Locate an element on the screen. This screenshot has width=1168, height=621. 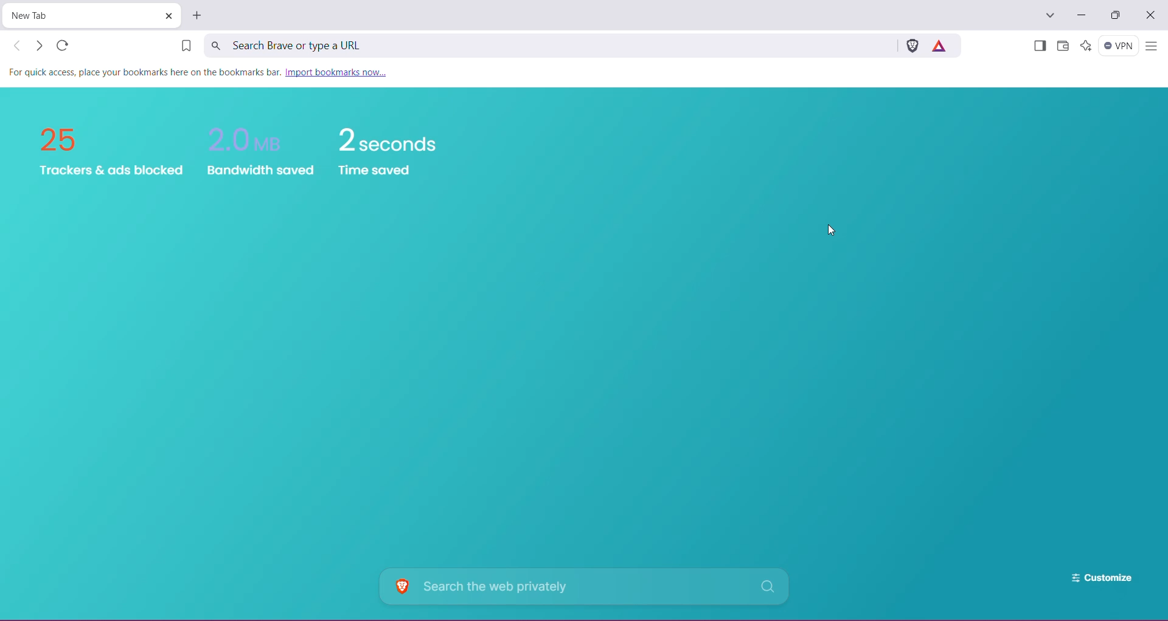
Restore Down is located at coordinates (1118, 15).